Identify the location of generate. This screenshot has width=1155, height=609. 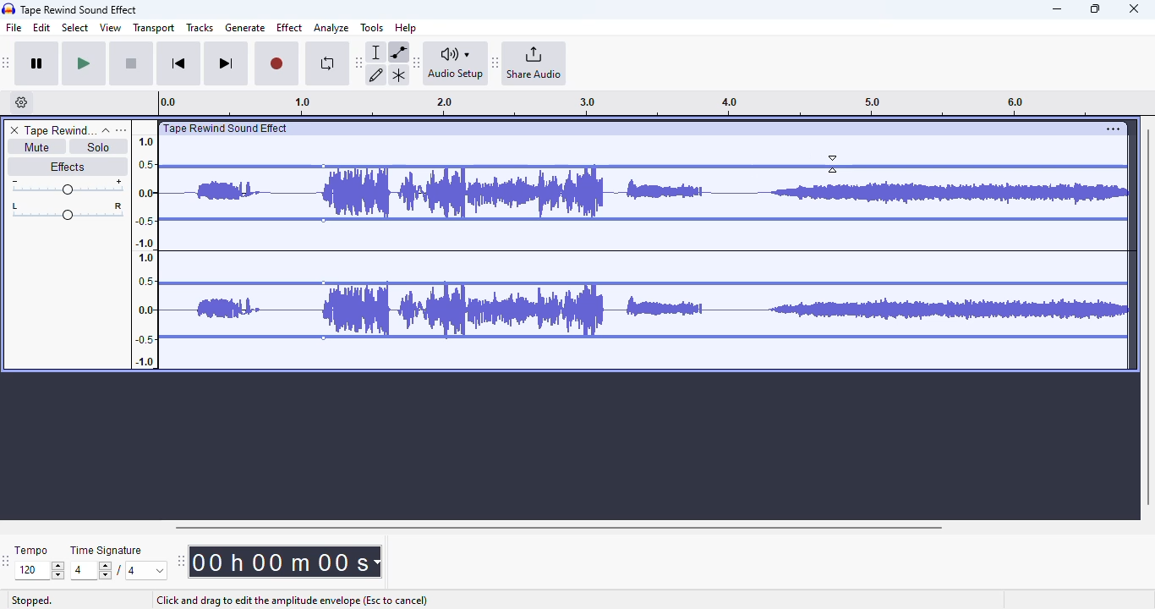
(245, 28).